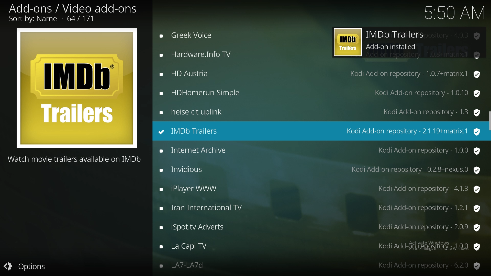 This screenshot has width=491, height=276. Describe the element at coordinates (321, 55) in the screenshot. I see `add on` at that location.